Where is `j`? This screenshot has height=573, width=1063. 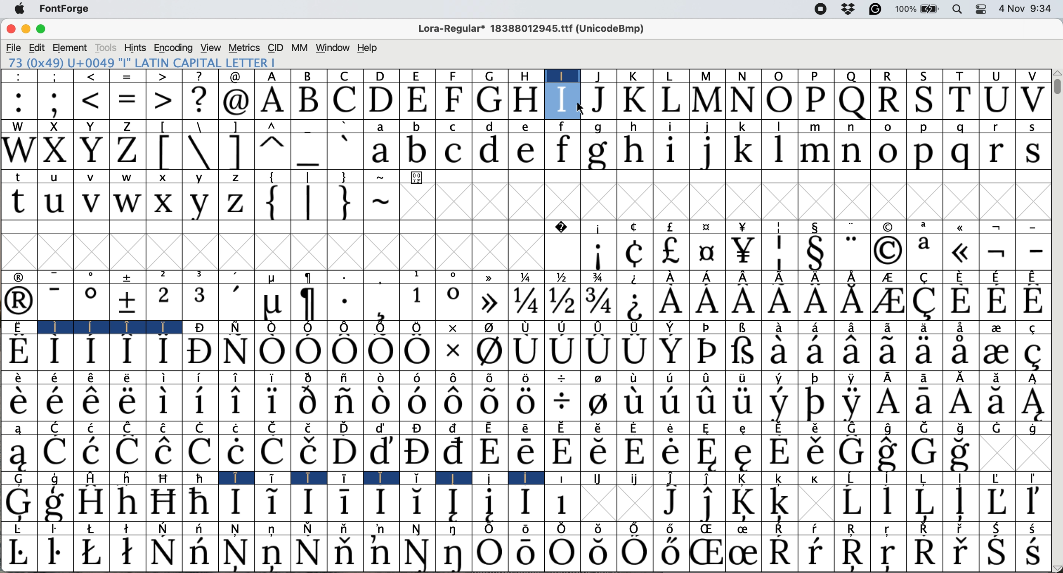
j is located at coordinates (708, 127).